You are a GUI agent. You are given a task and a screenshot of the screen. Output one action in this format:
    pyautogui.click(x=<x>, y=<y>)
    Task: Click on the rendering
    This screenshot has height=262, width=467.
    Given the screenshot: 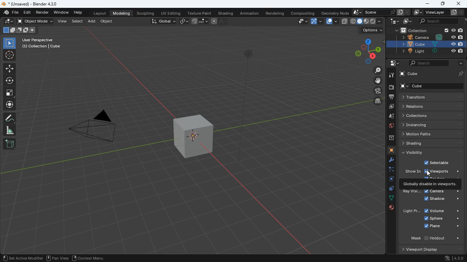 What is the action you would take?
    pyautogui.click(x=276, y=13)
    